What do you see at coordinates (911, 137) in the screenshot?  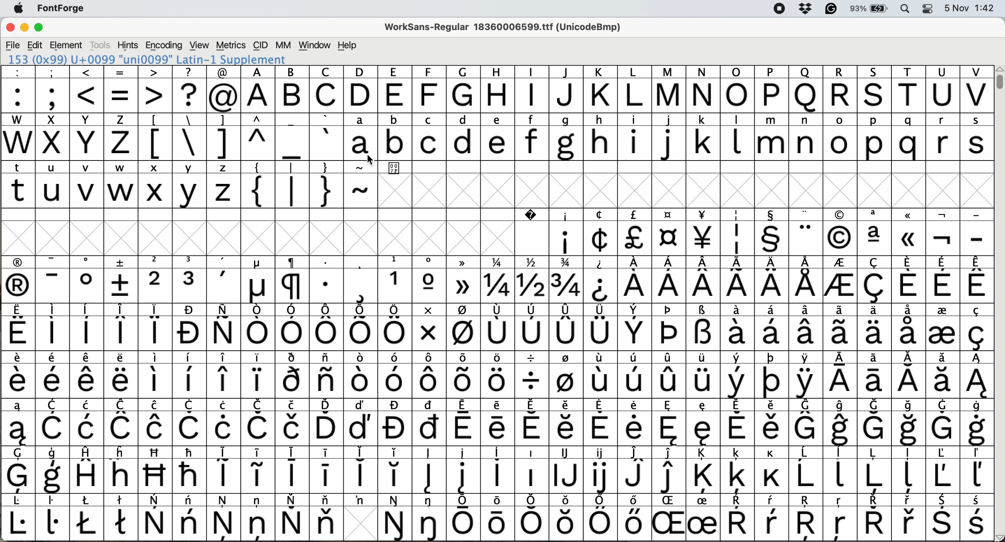 I see `q` at bounding box center [911, 137].